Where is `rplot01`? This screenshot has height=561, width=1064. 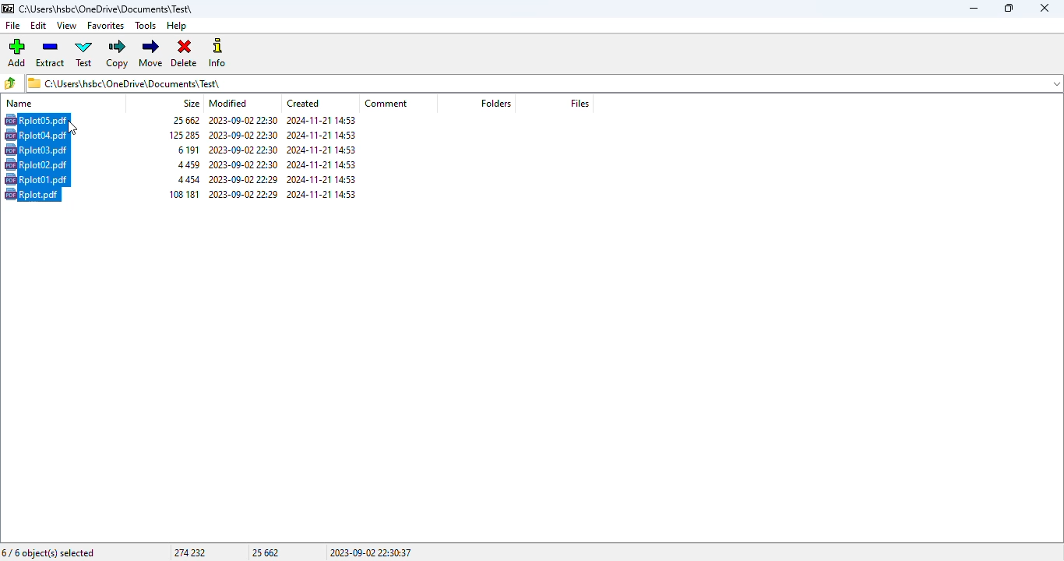
rplot01 is located at coordinates (37, 179).